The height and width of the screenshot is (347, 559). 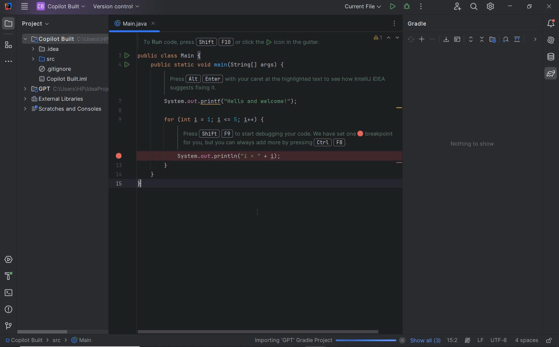 I want to click on expand all, so click(x=471, y=40).